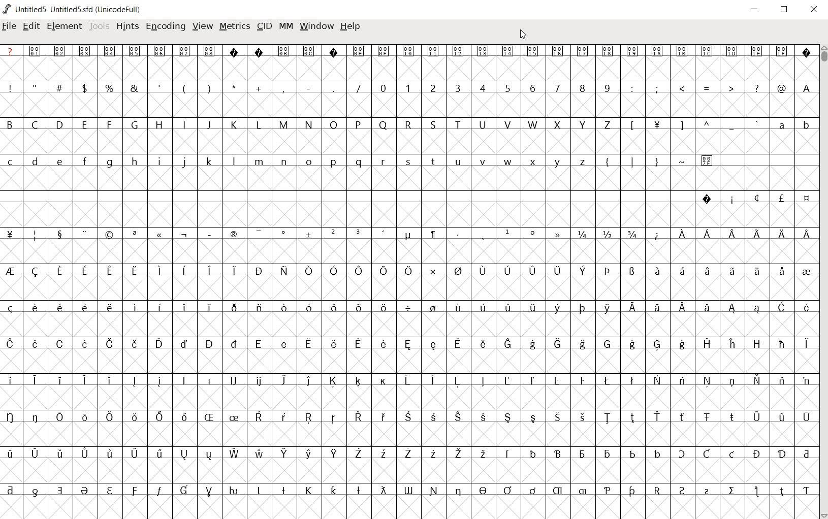 The height and width of the screenshot is (519, 828). I want to click on Symbol, so click(656, 234).